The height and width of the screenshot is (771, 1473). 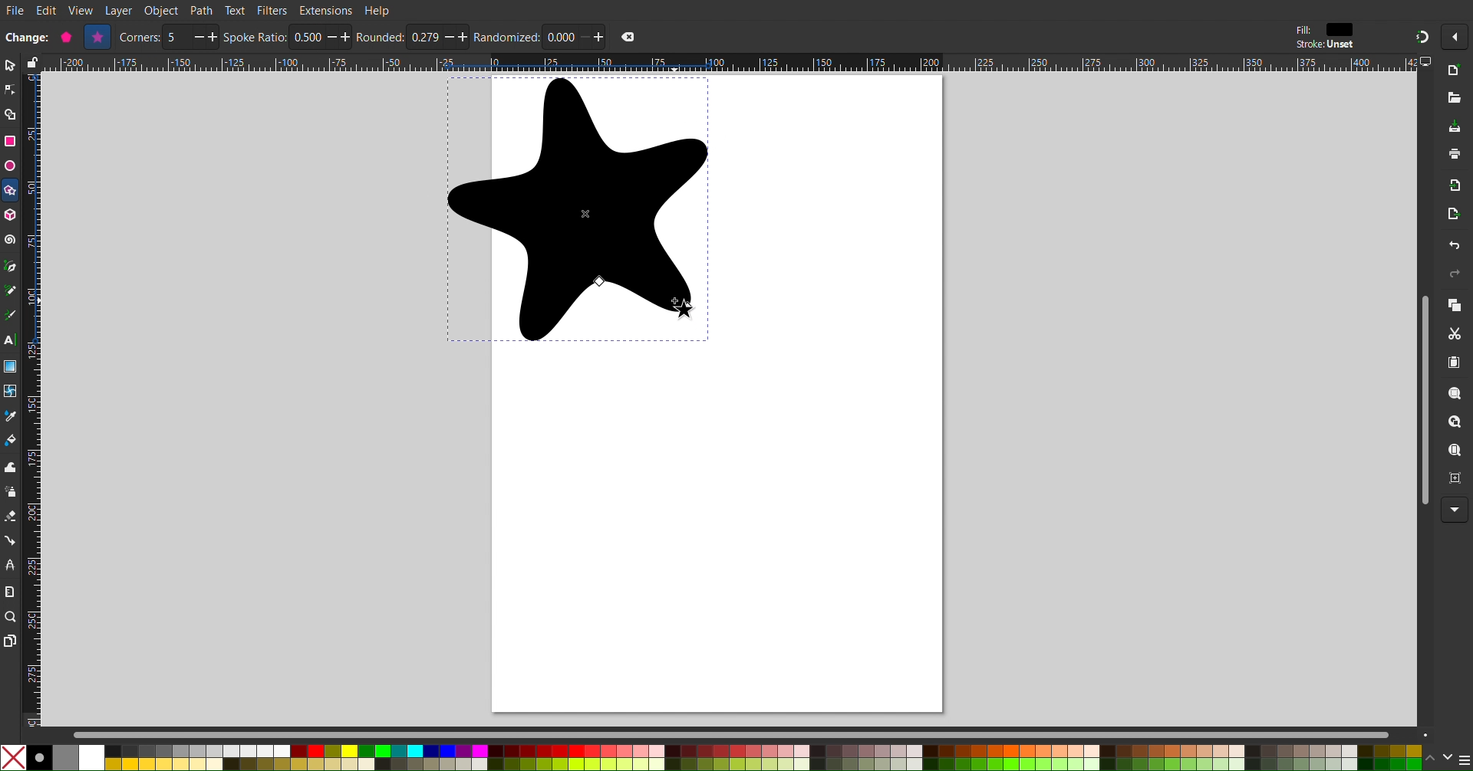 What do you see at coordinates (9, 642) in the screenshot?
I see `Pages` at bounding box center [9, 642].